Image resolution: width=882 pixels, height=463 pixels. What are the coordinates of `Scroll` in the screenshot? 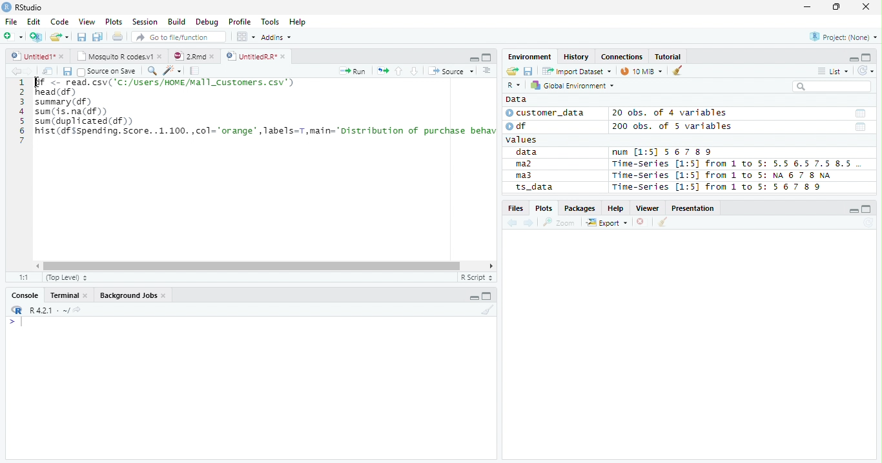 It's located at (263, 267).